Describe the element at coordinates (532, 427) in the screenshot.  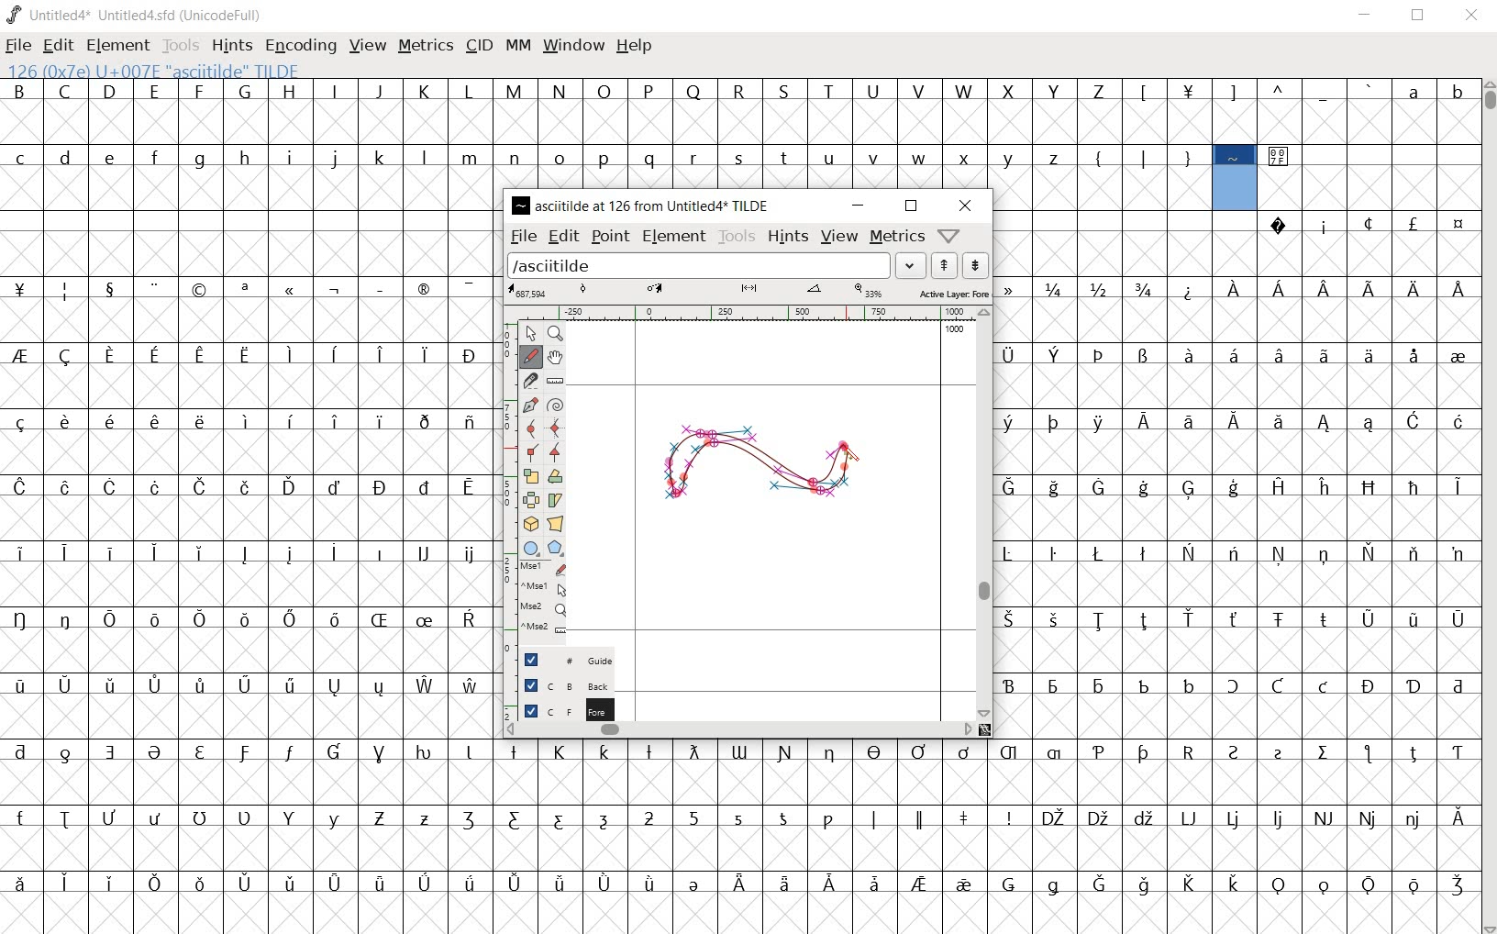
I see `add a curve point` at that location.